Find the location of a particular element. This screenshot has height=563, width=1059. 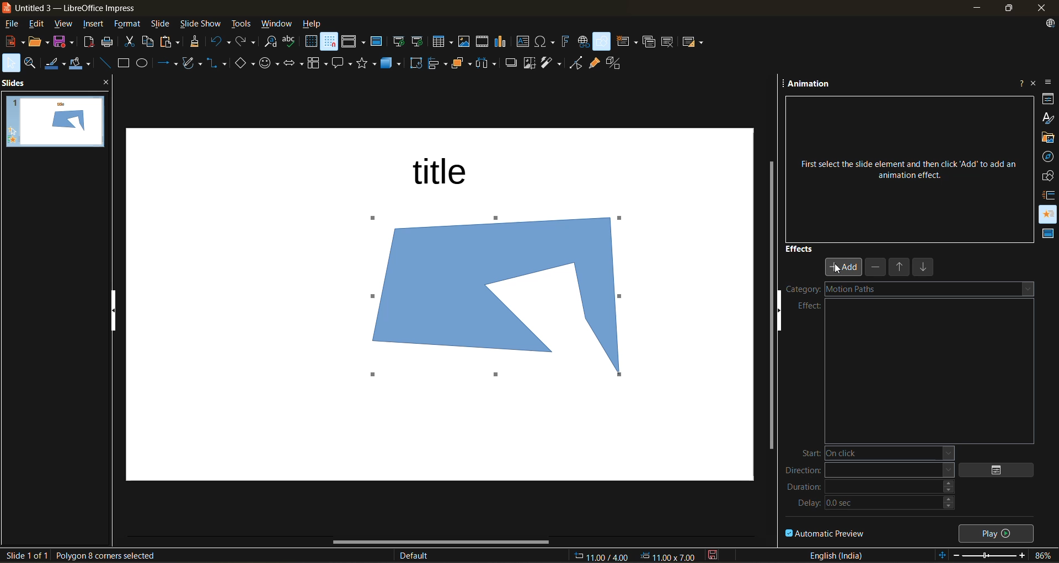

slide master name is located at coordinates (419, 556).